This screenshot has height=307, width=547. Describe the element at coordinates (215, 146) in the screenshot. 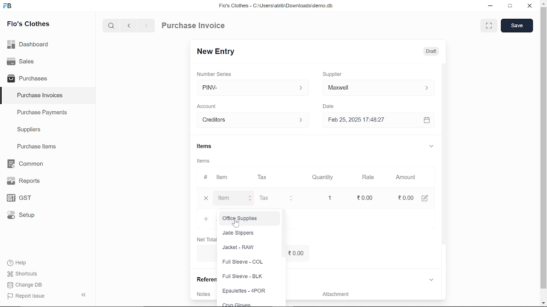

I see `Items` at that location.